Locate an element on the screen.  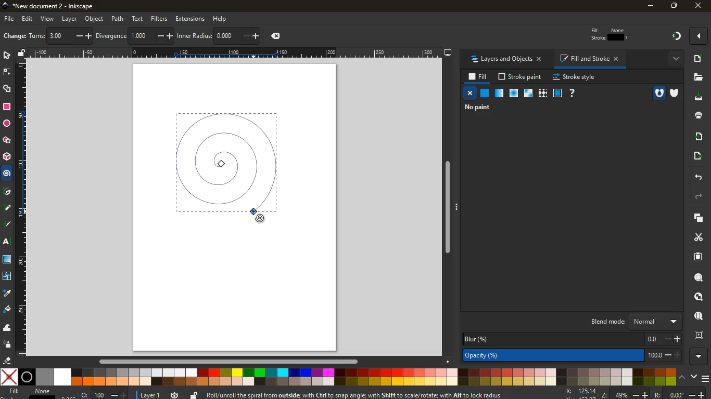
glass is located at coordinates (529, 94).